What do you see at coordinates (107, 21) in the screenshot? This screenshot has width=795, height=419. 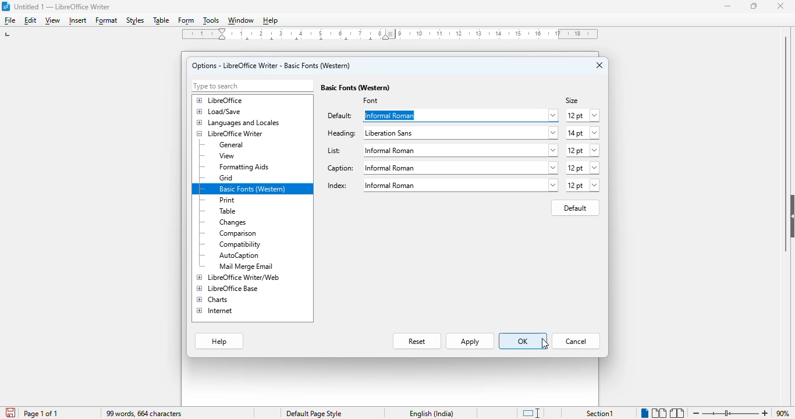 I see `format` at bounding box center [107, 21].